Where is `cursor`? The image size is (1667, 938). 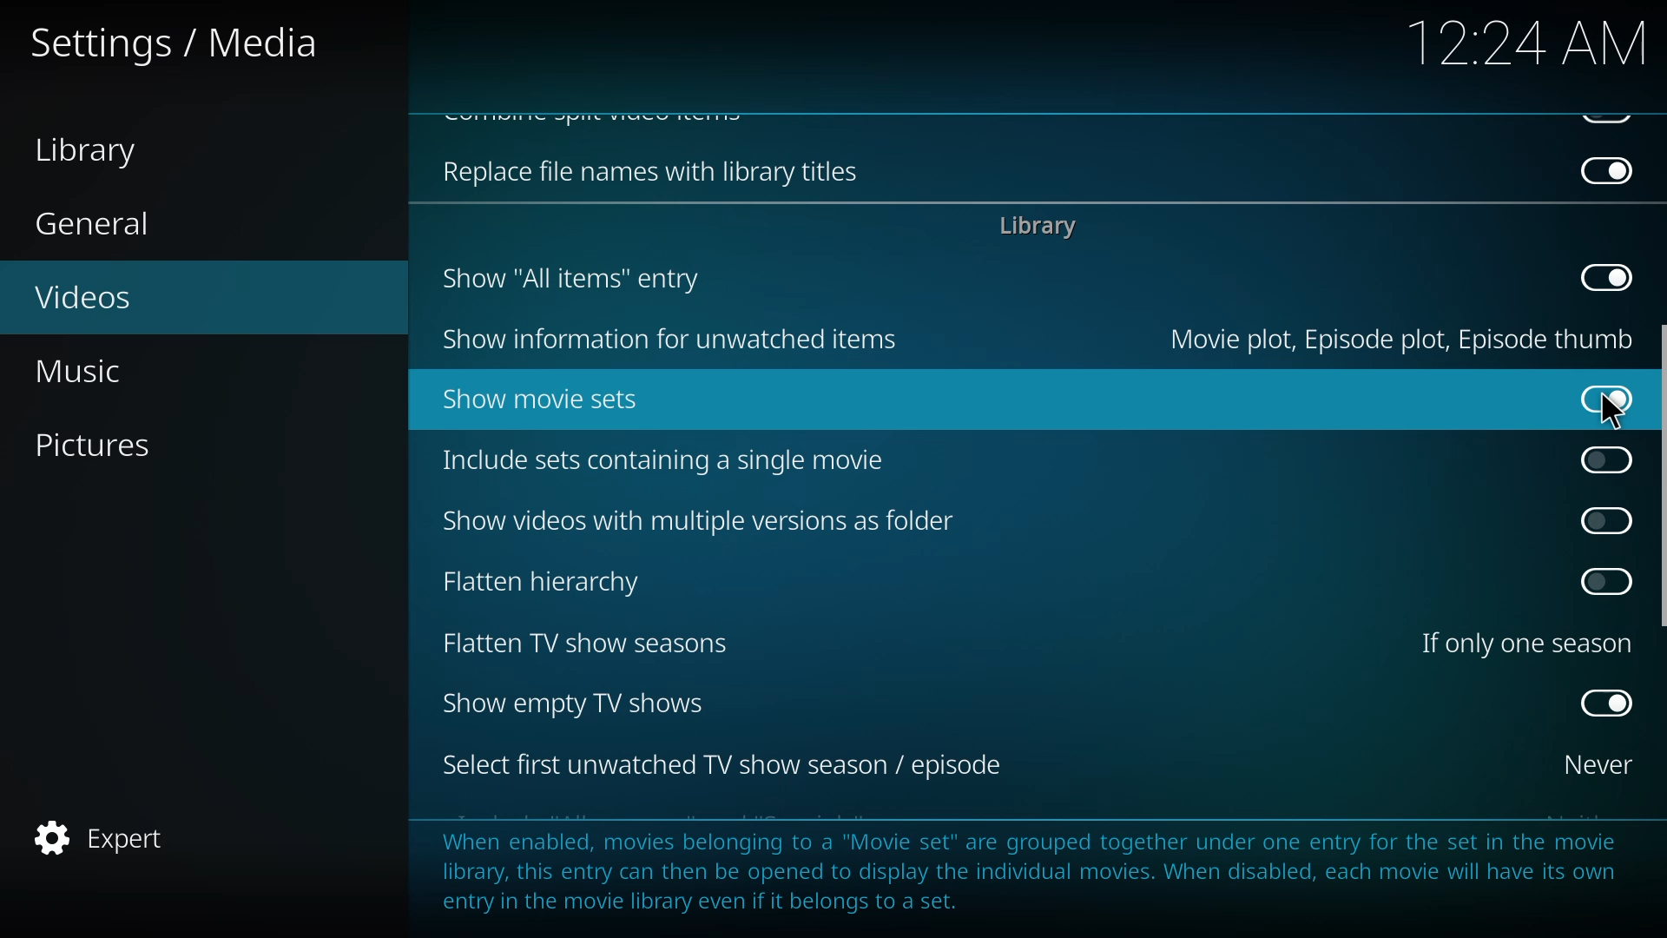 cursor is located at coordinates (1612, 412).